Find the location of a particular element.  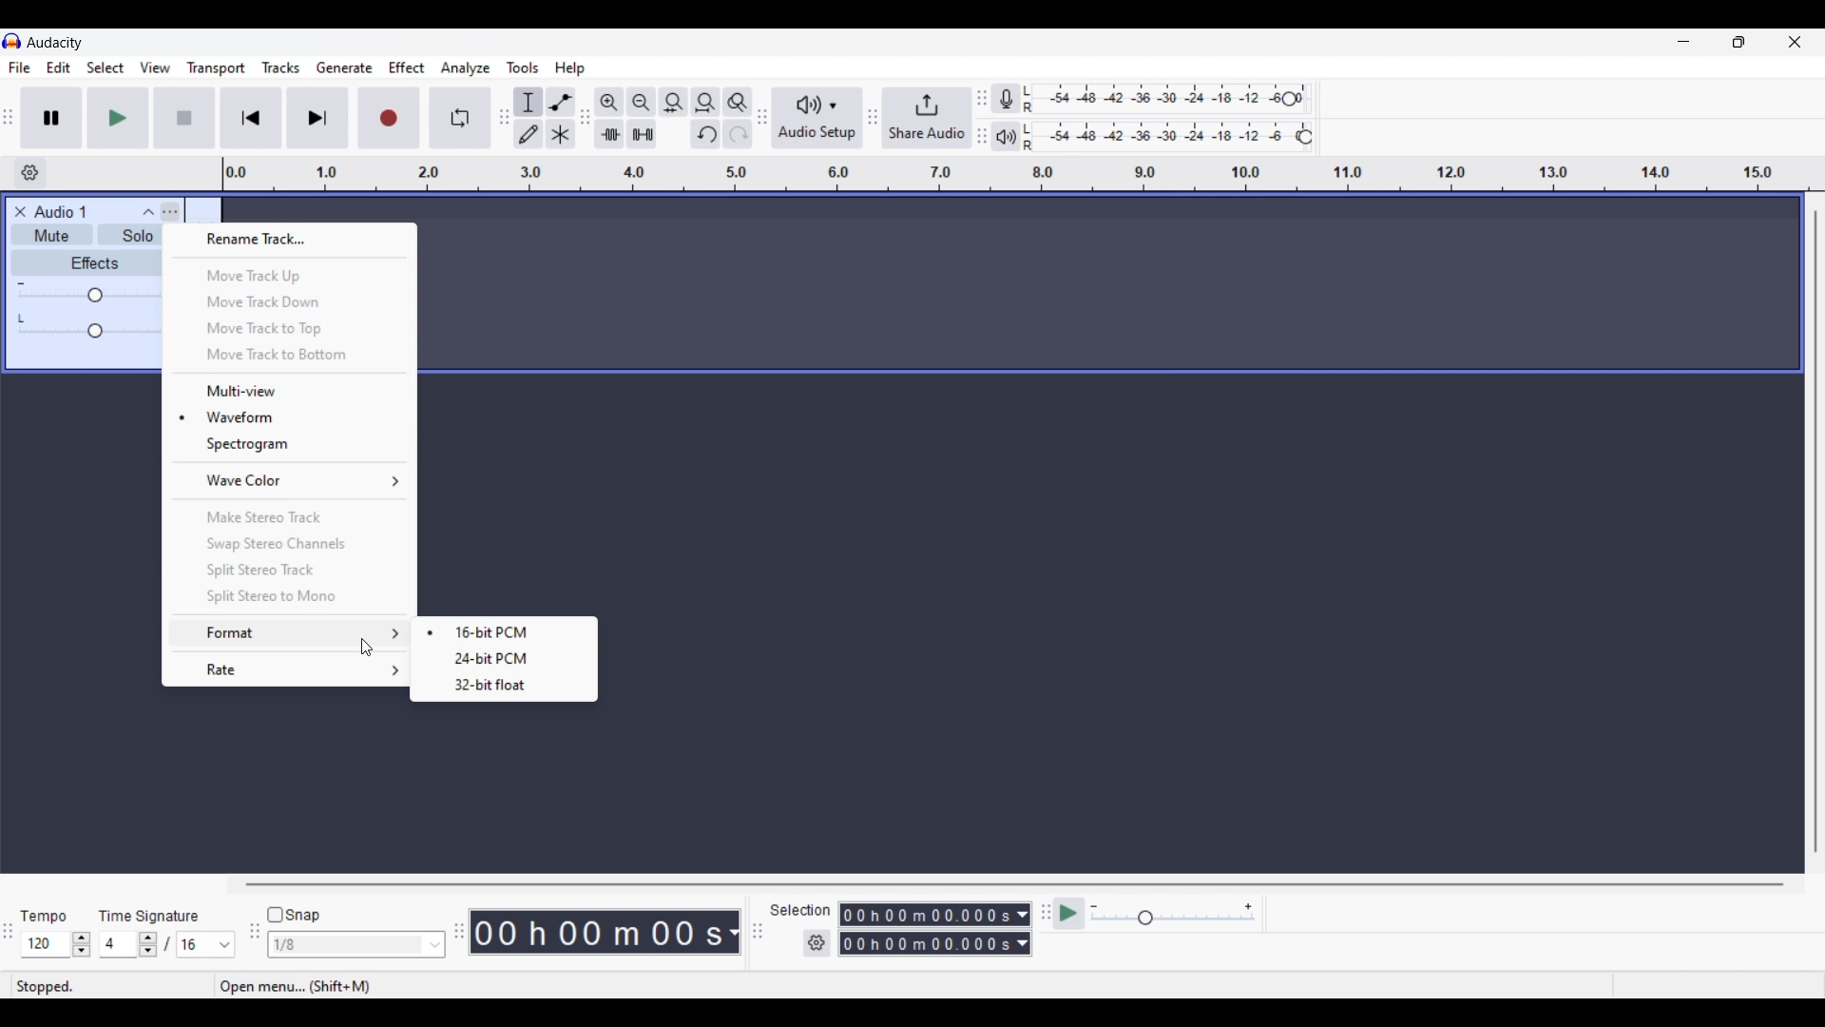

Edit menu is located at coordinates (59, 68).